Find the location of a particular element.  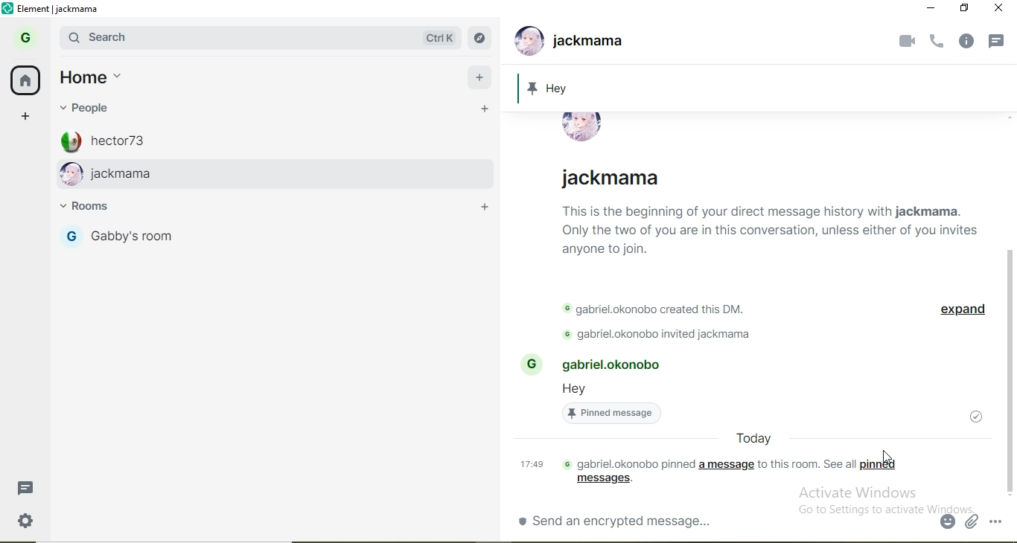

search bar is located at coordinates (229, 37).